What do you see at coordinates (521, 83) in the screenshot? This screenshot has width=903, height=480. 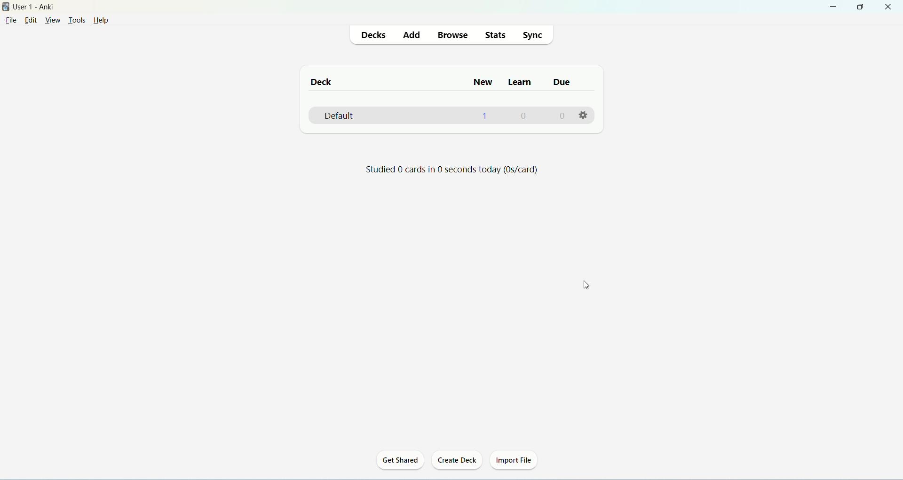 I see `learn` at bounding box center [521, 83].